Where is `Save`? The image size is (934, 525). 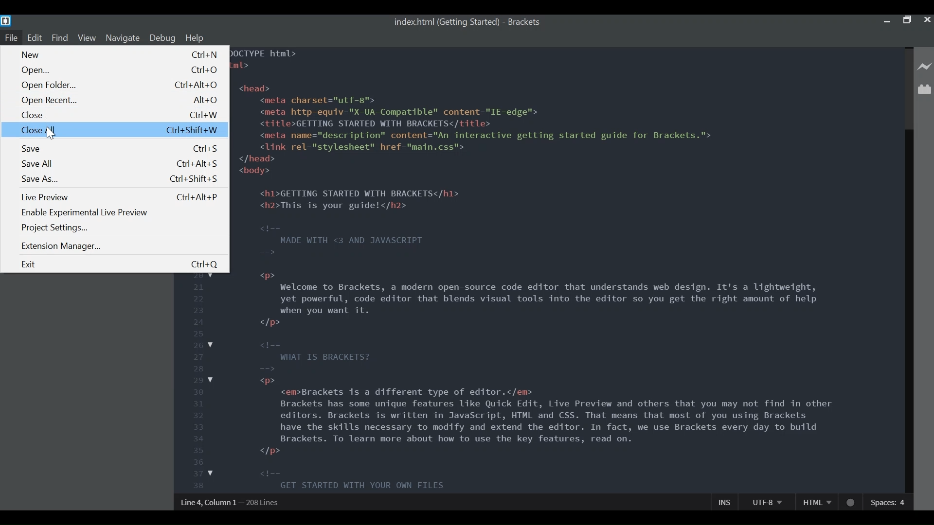 Save is located at coordinates (118, 149).